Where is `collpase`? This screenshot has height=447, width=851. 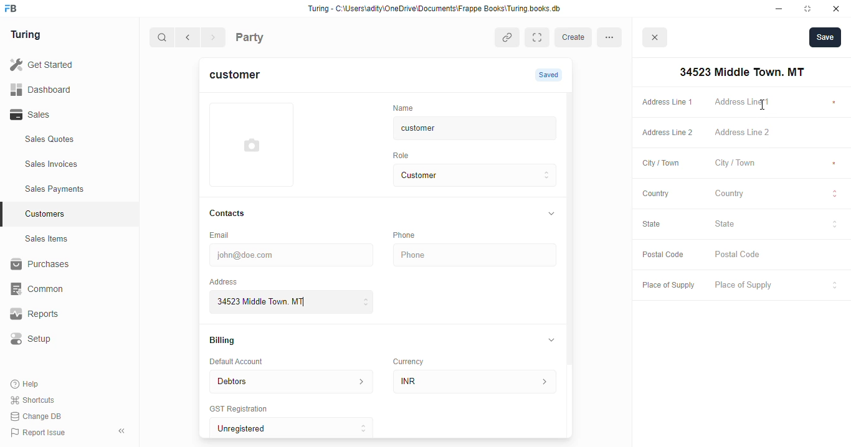 collpase is located at coordinates (121, 431).